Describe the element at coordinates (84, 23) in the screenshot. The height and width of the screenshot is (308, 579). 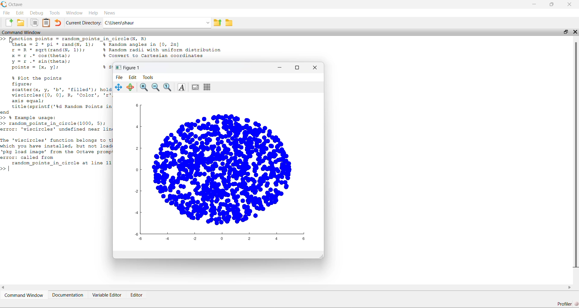
I see `Current Directory:` at that location.